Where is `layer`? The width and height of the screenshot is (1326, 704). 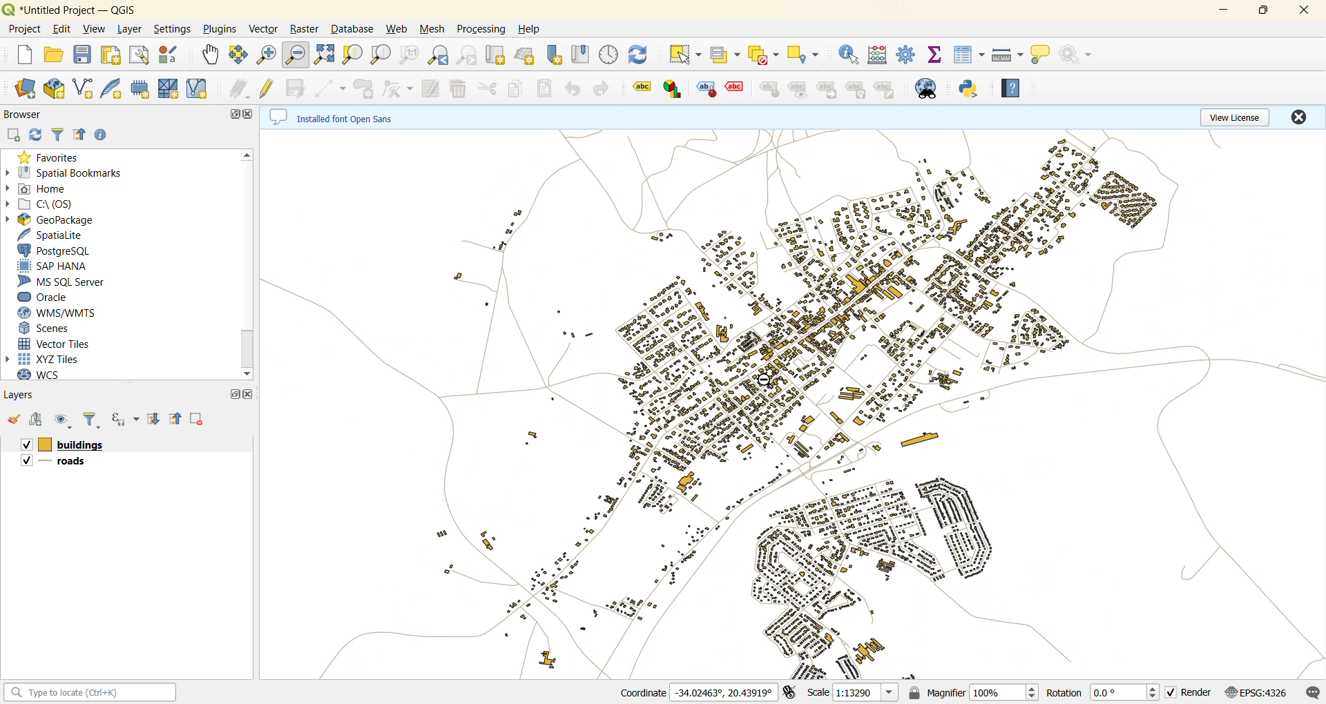
layer is located at coordinates (131, 29).